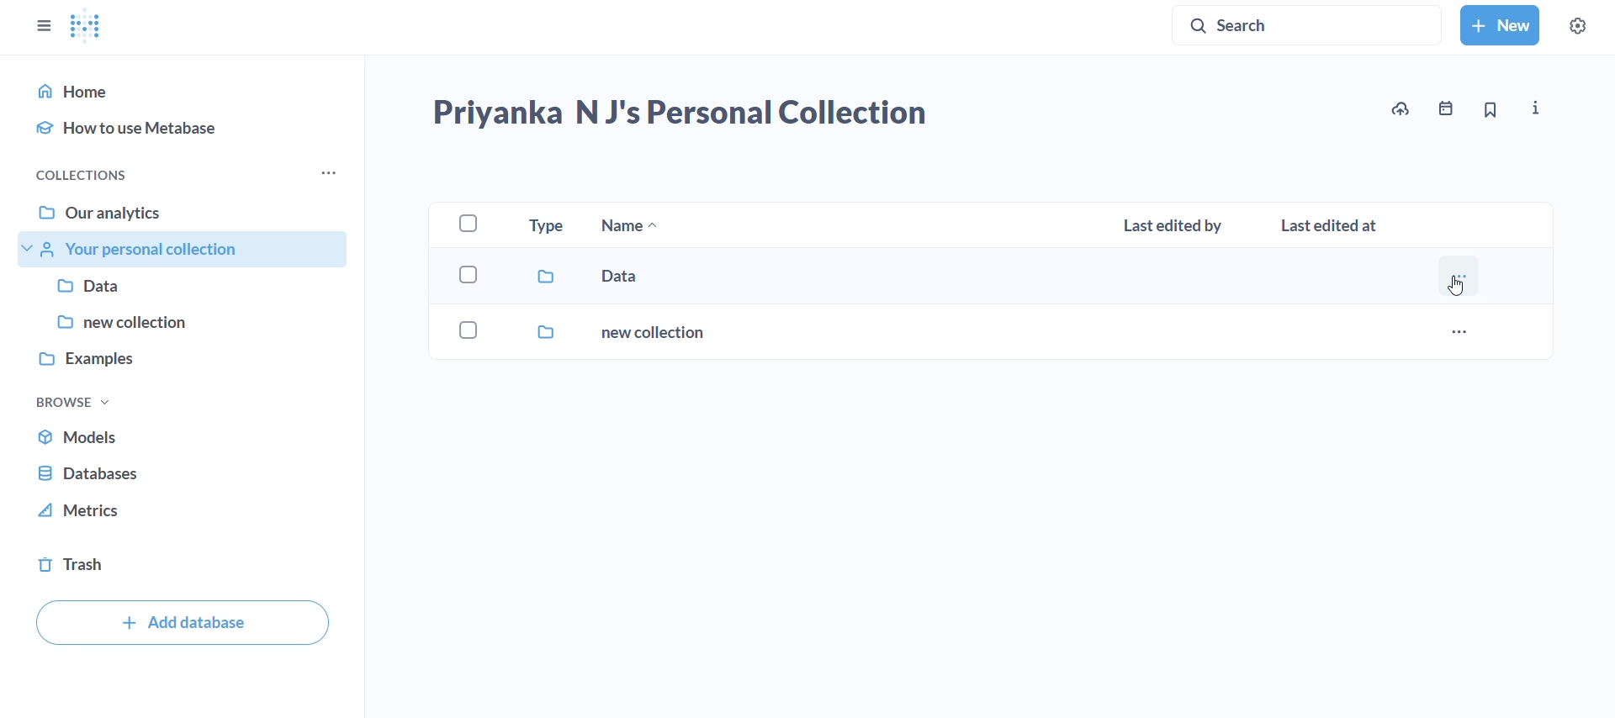 This screenshot has width=1615, height=718. Describe the element at coordinates (88, 28) in the screenshot. I see `logo` at that location.